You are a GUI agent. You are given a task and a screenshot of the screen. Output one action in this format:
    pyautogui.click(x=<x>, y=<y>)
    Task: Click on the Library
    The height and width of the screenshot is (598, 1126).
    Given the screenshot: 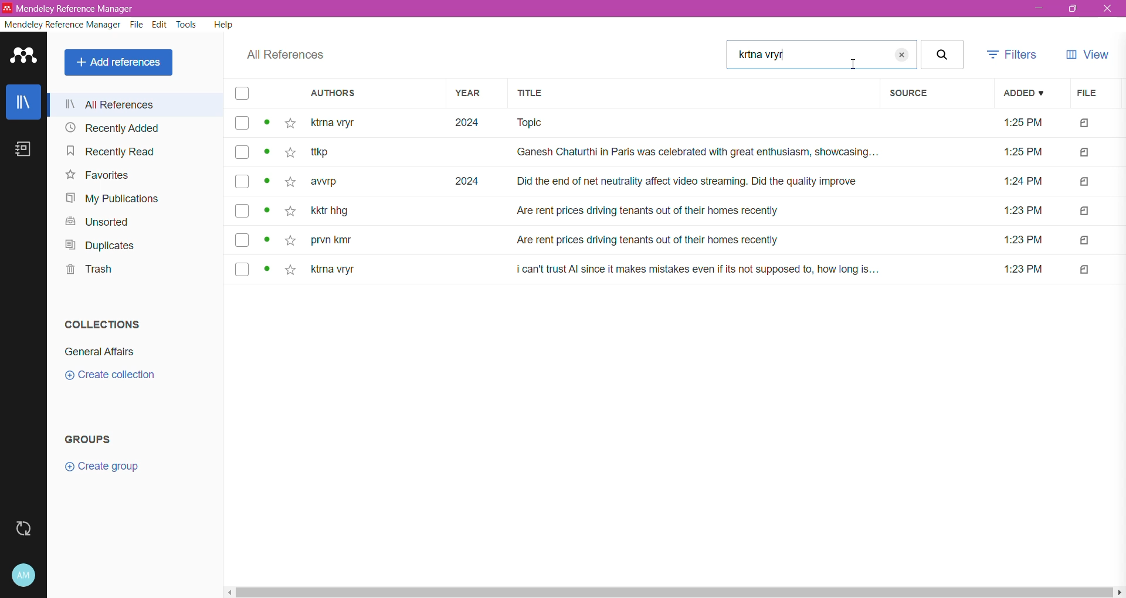 What is the action you would take?
    pyautogui.click(x=24, y=104)
    